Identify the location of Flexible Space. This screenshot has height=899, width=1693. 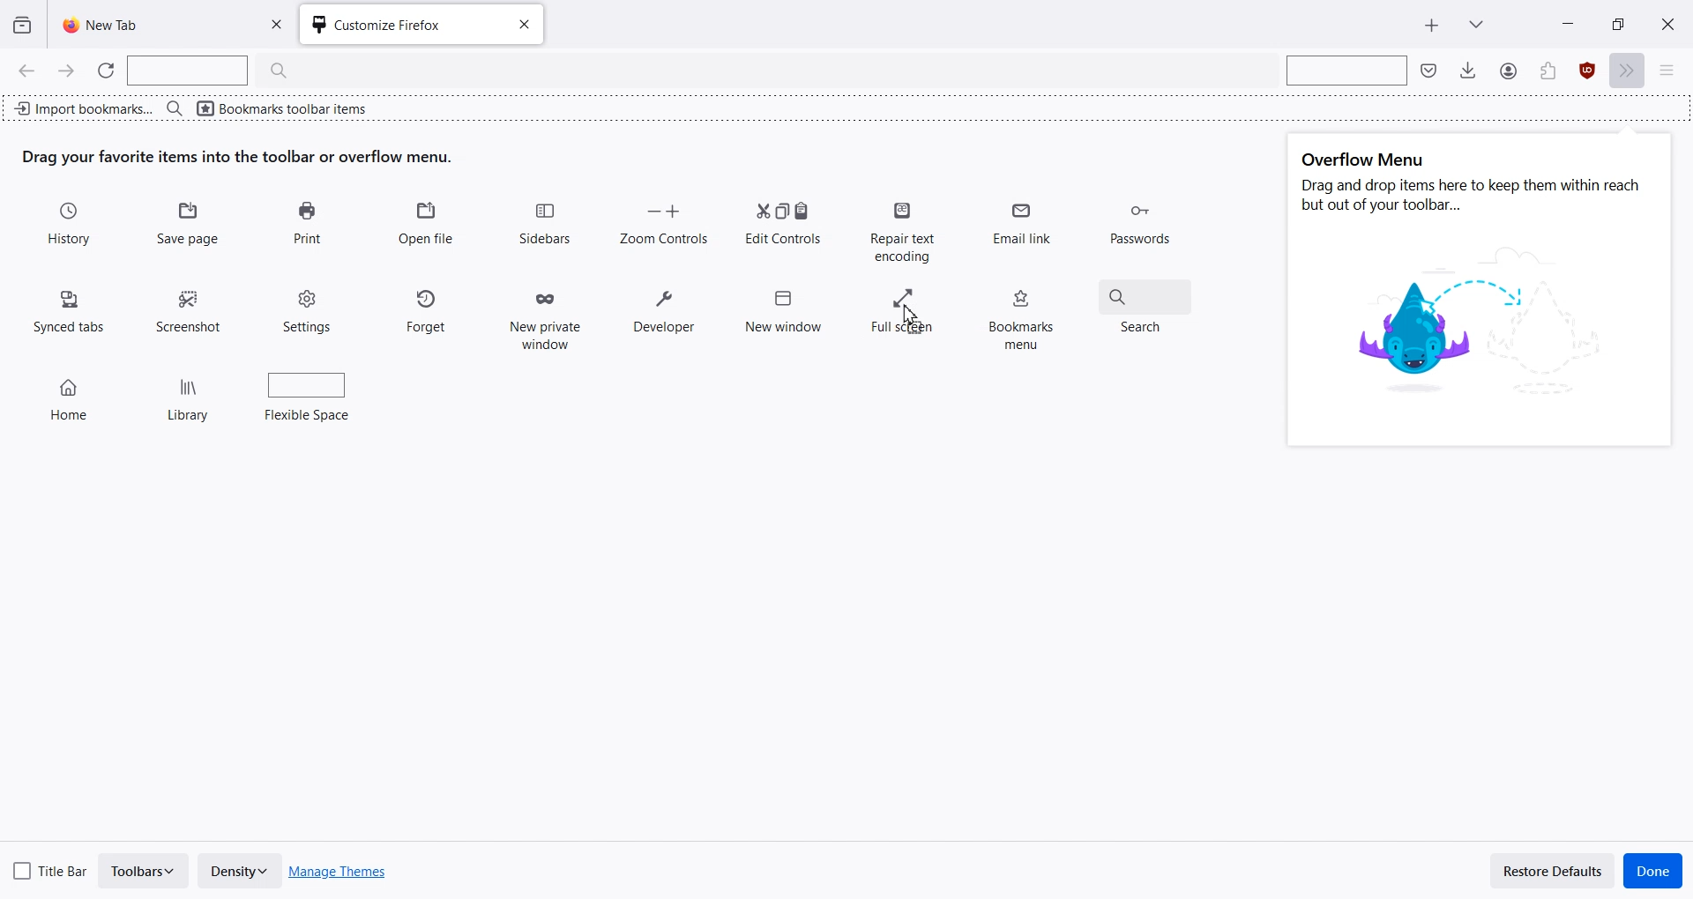
(310, 395).